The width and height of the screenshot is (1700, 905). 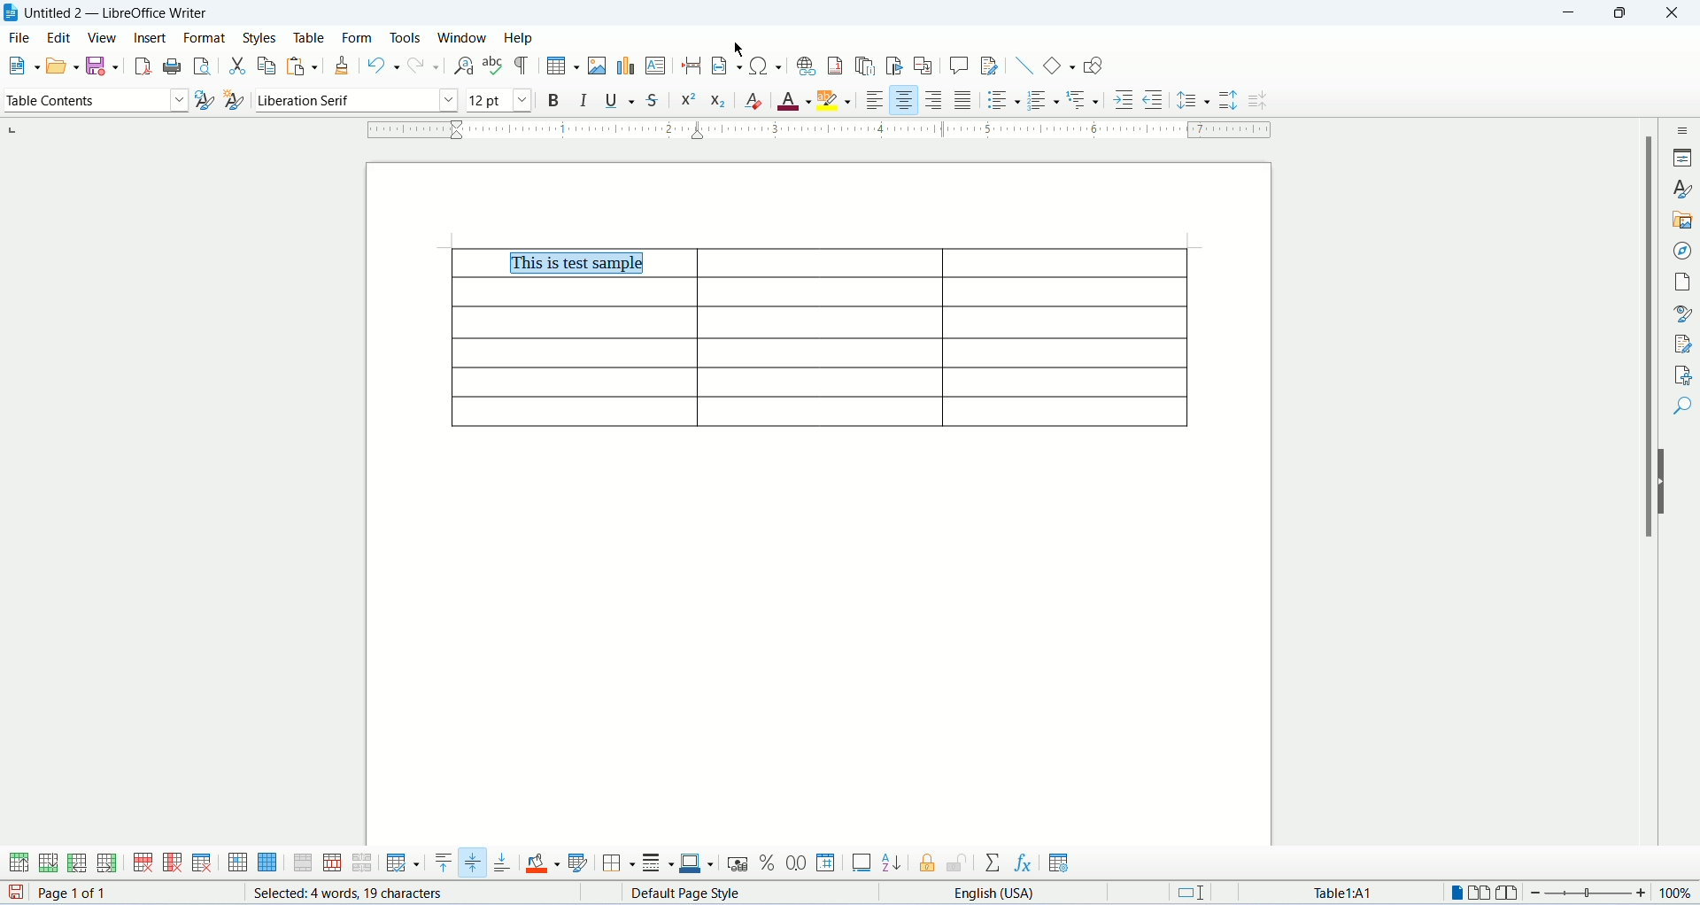 What do you see at coordinates (725, 65) in the screenshot?
I see `insert field` at bounding box center [725, 65].